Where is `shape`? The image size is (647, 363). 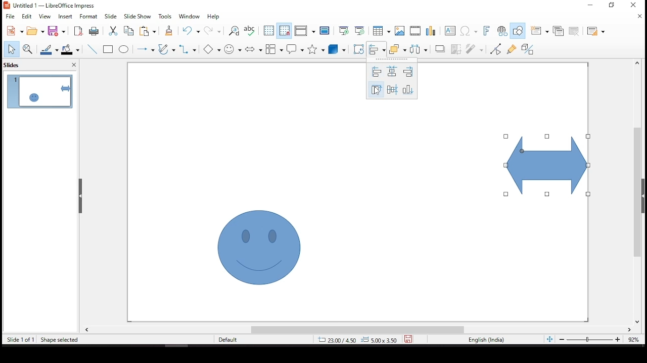 shape is located at coordinates (259, 247).